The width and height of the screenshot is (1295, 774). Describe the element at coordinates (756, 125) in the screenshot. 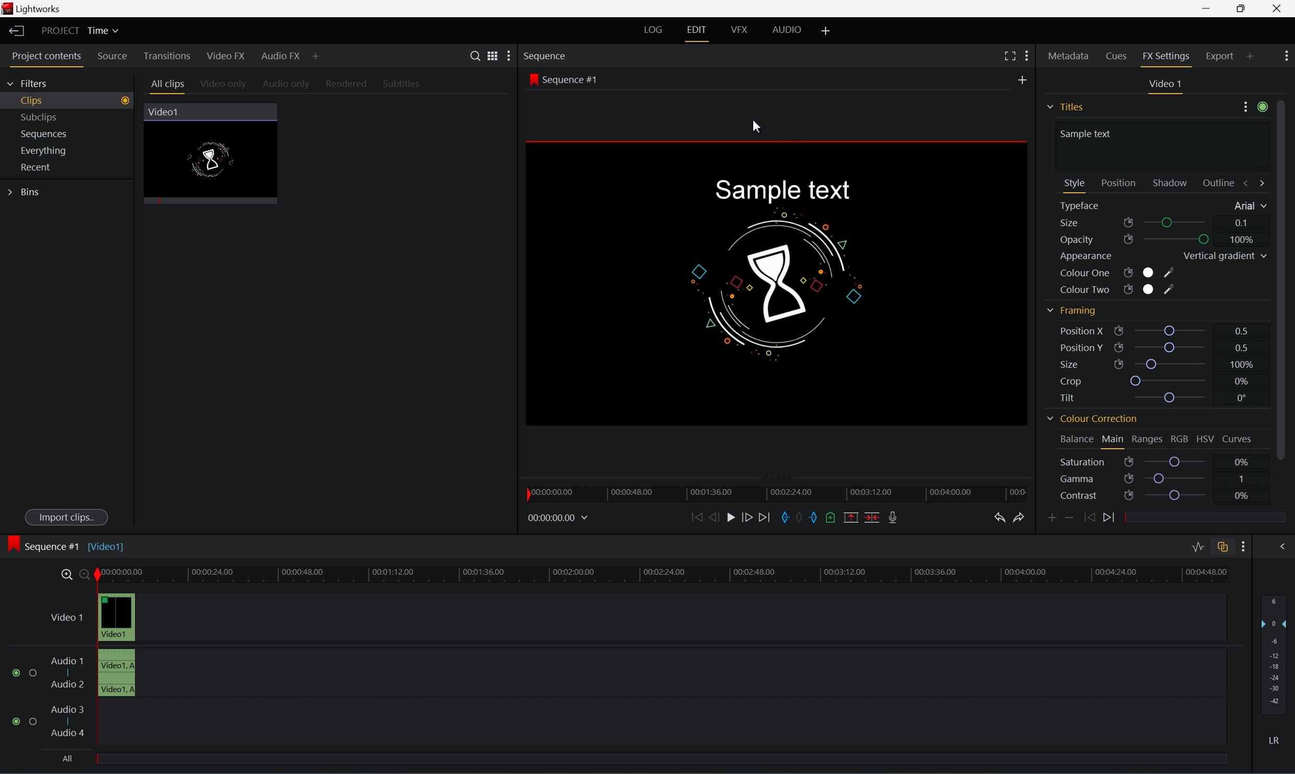

I see `cursor` at that location.